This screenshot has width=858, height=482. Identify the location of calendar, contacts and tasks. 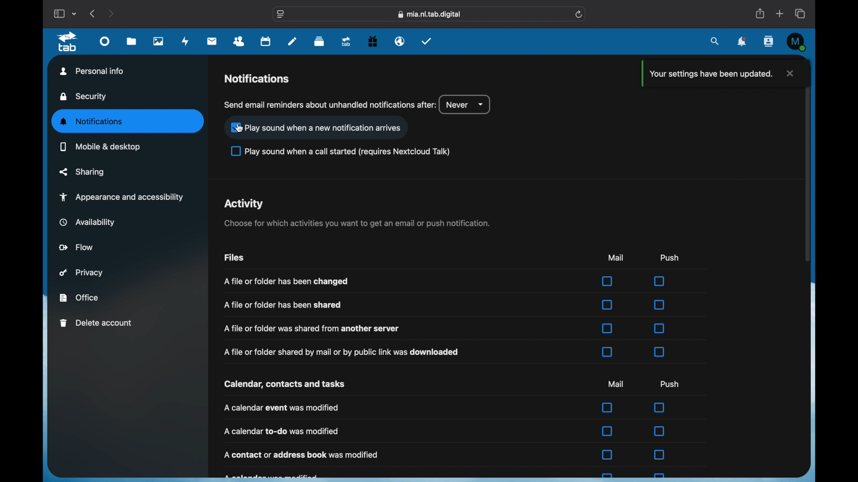
(284, 384).